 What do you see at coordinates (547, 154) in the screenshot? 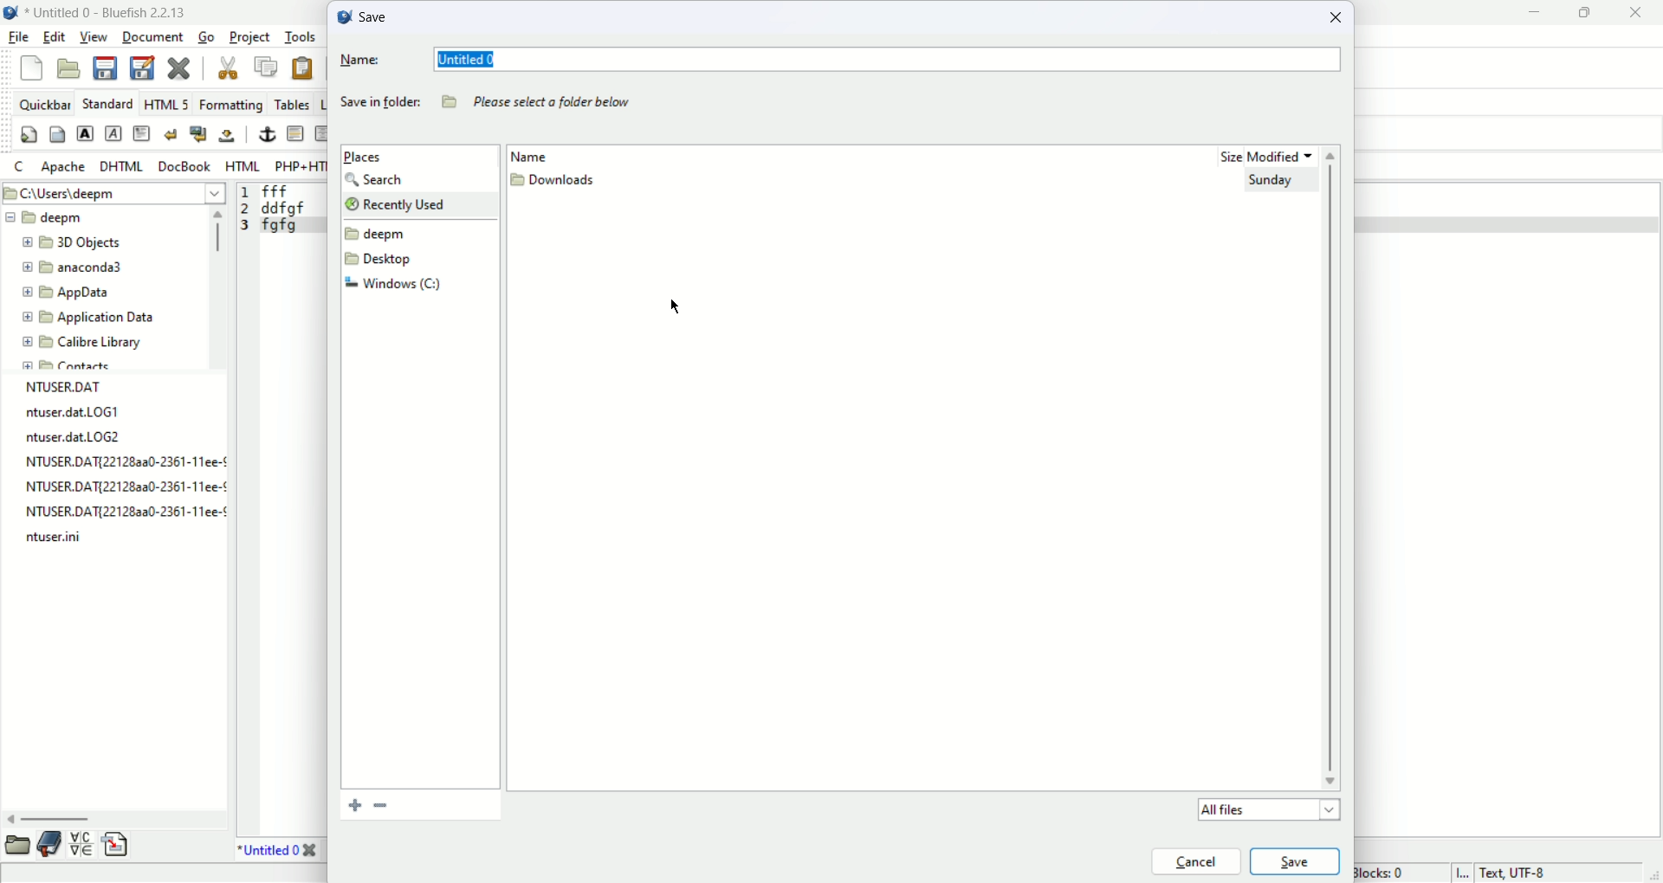
I see `name` at bounding box center [547, 154].